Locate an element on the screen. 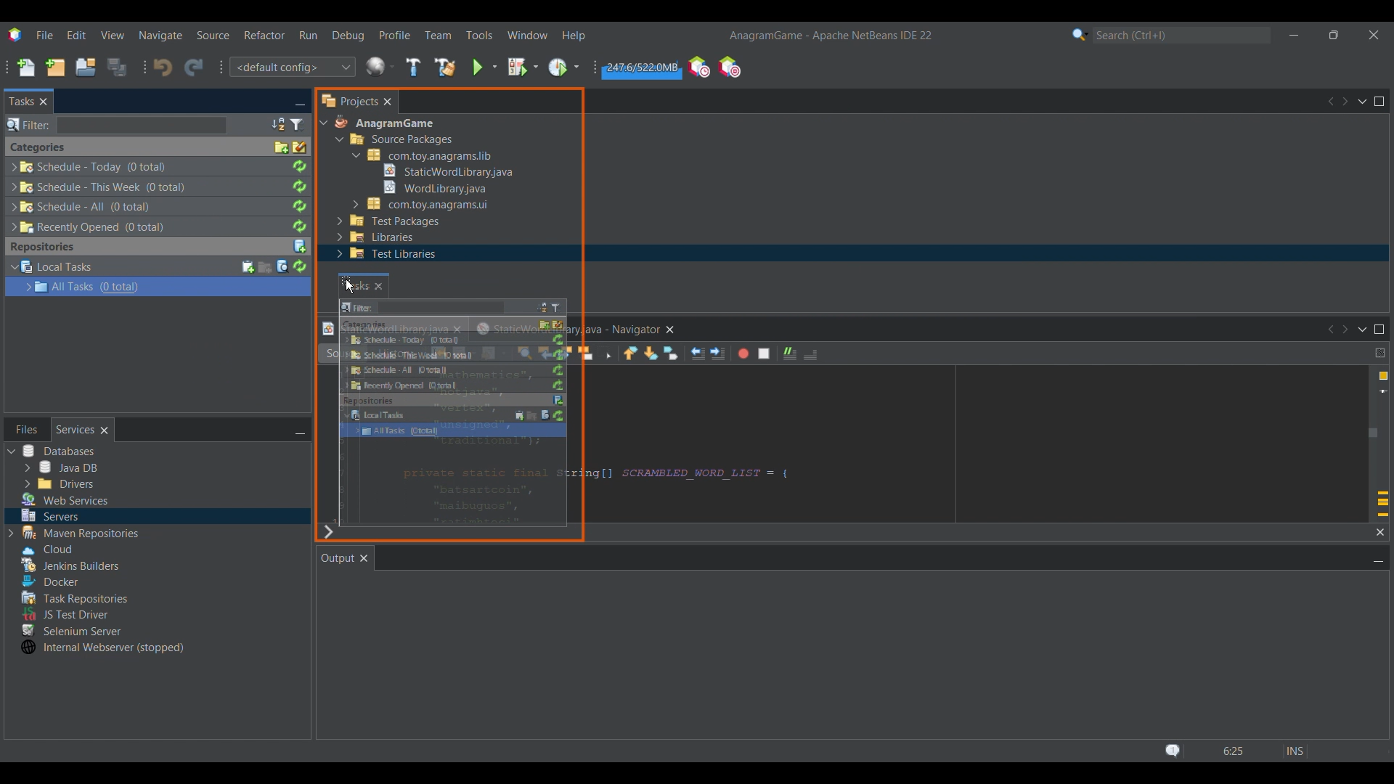   is located at coordinates (455, 354).